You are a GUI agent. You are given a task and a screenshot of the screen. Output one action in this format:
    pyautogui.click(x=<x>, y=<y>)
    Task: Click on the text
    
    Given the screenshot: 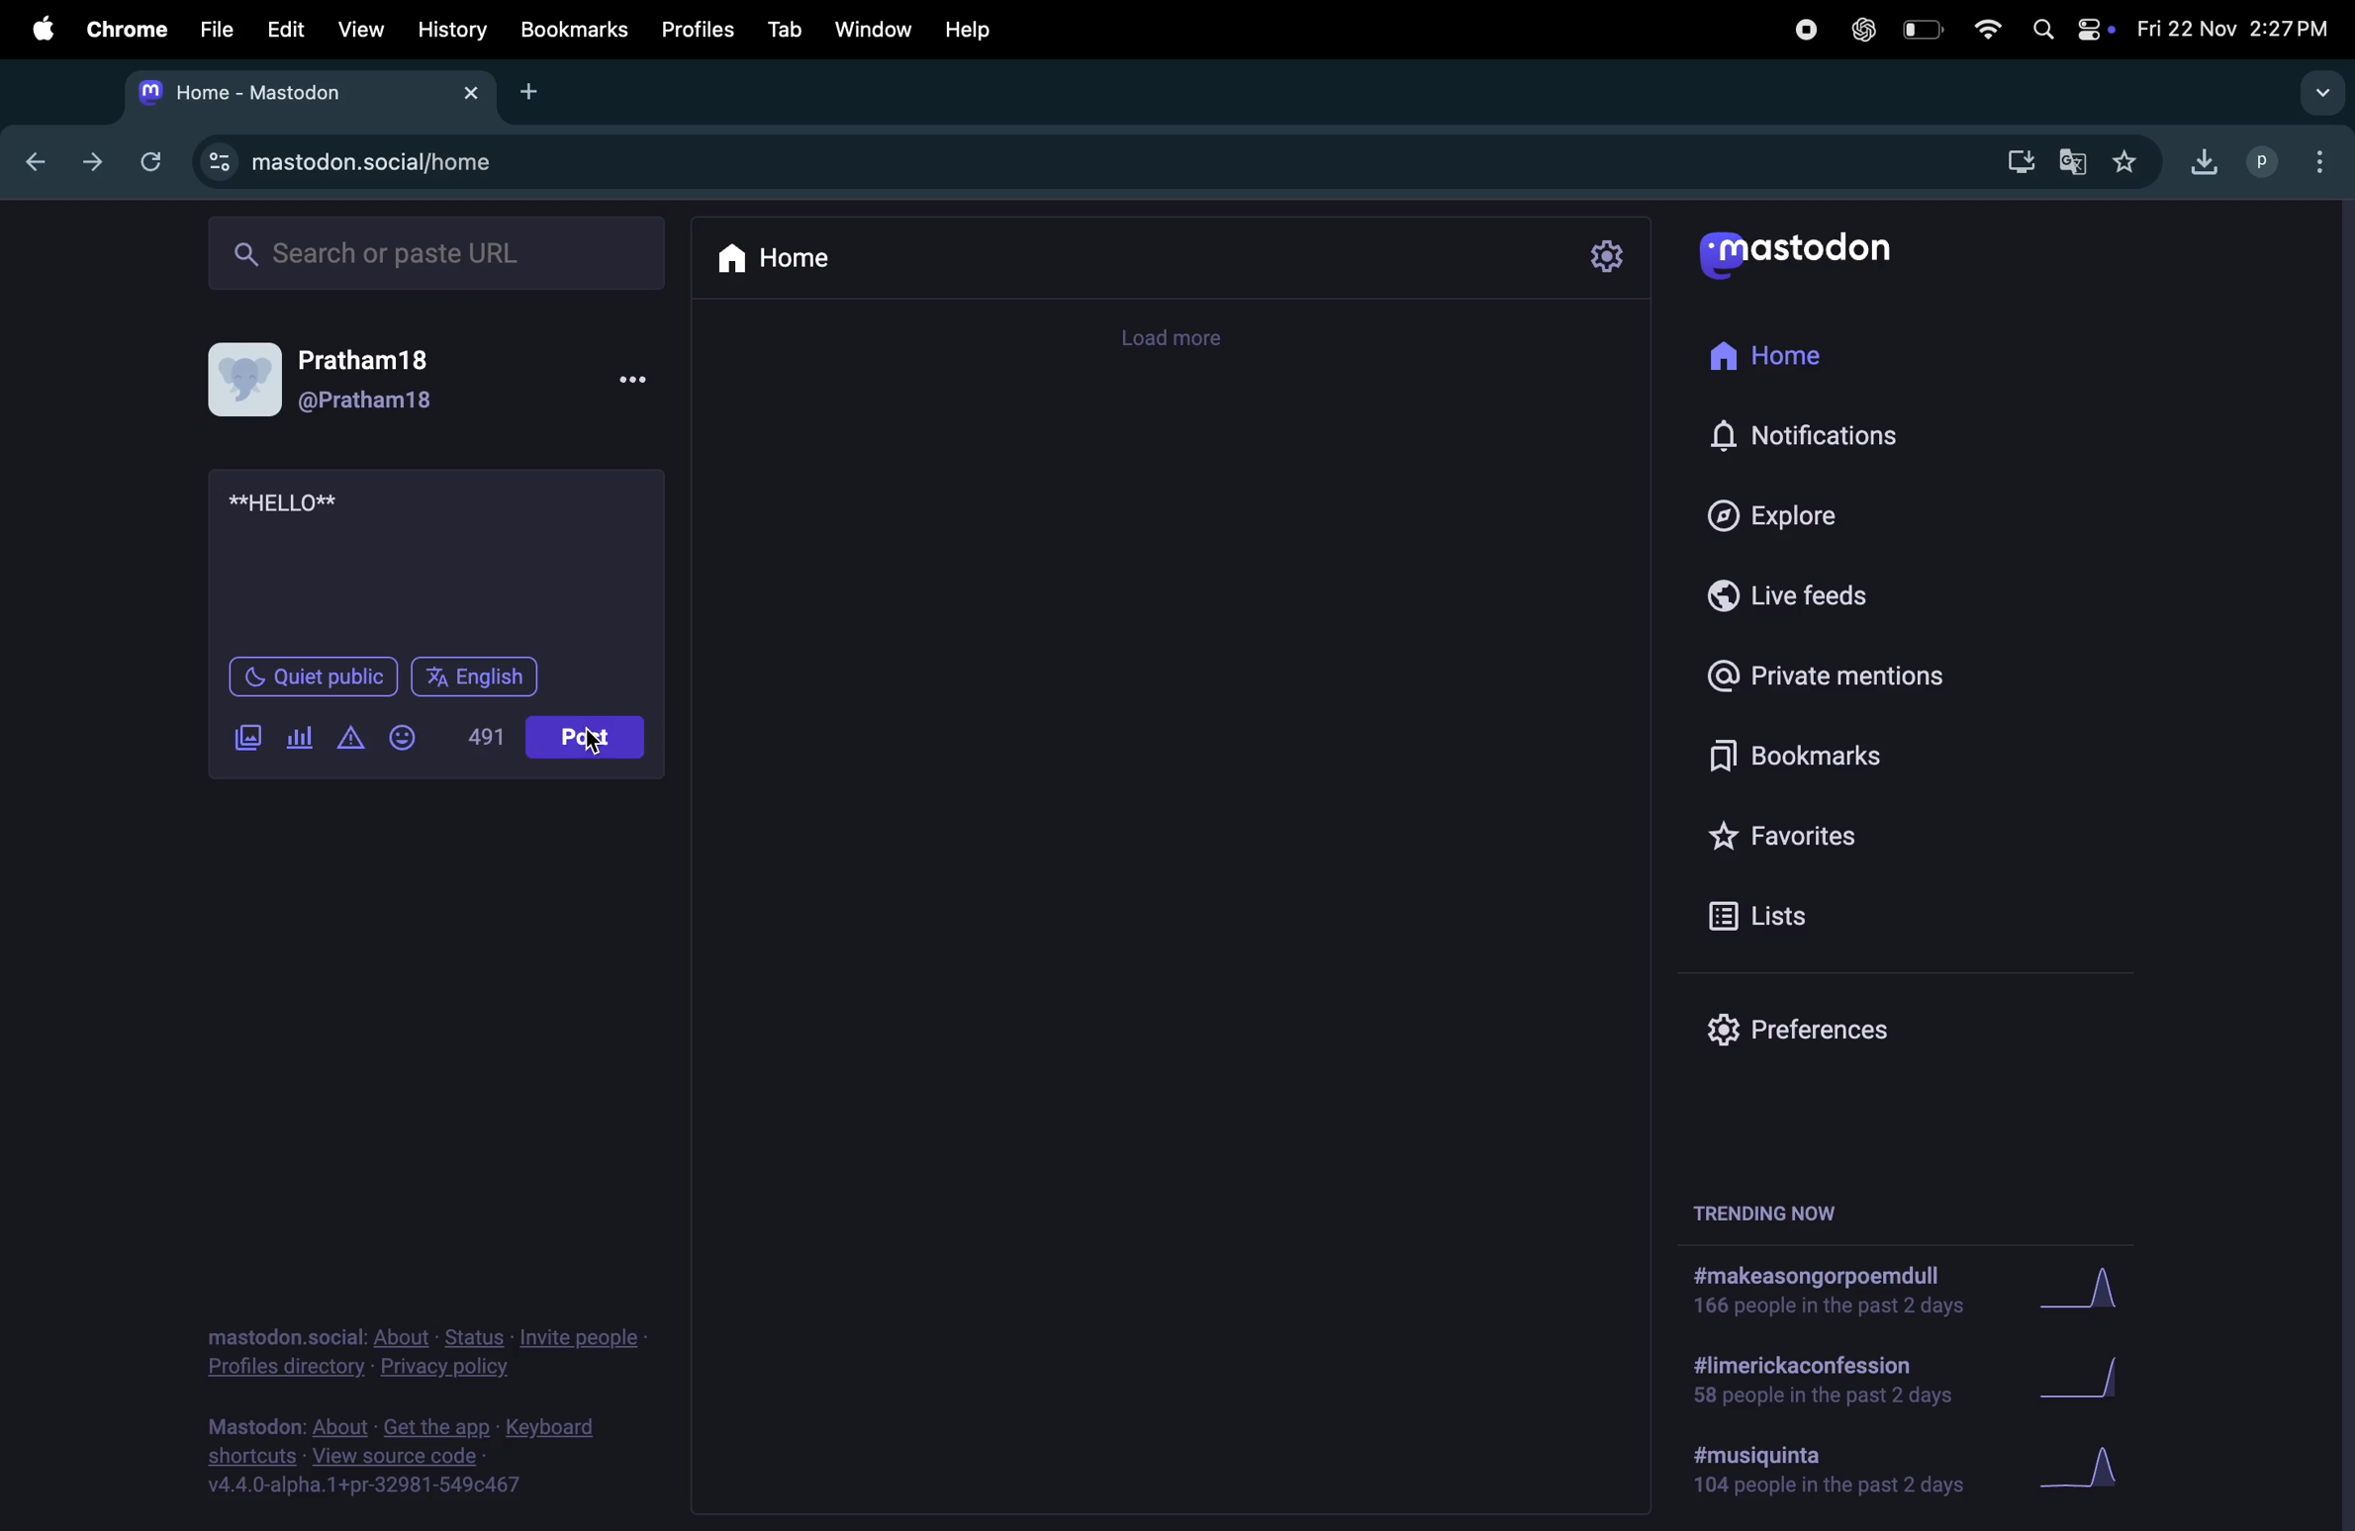 What is the action you would take?
    pyautogui.click(x=296, y=505)
    